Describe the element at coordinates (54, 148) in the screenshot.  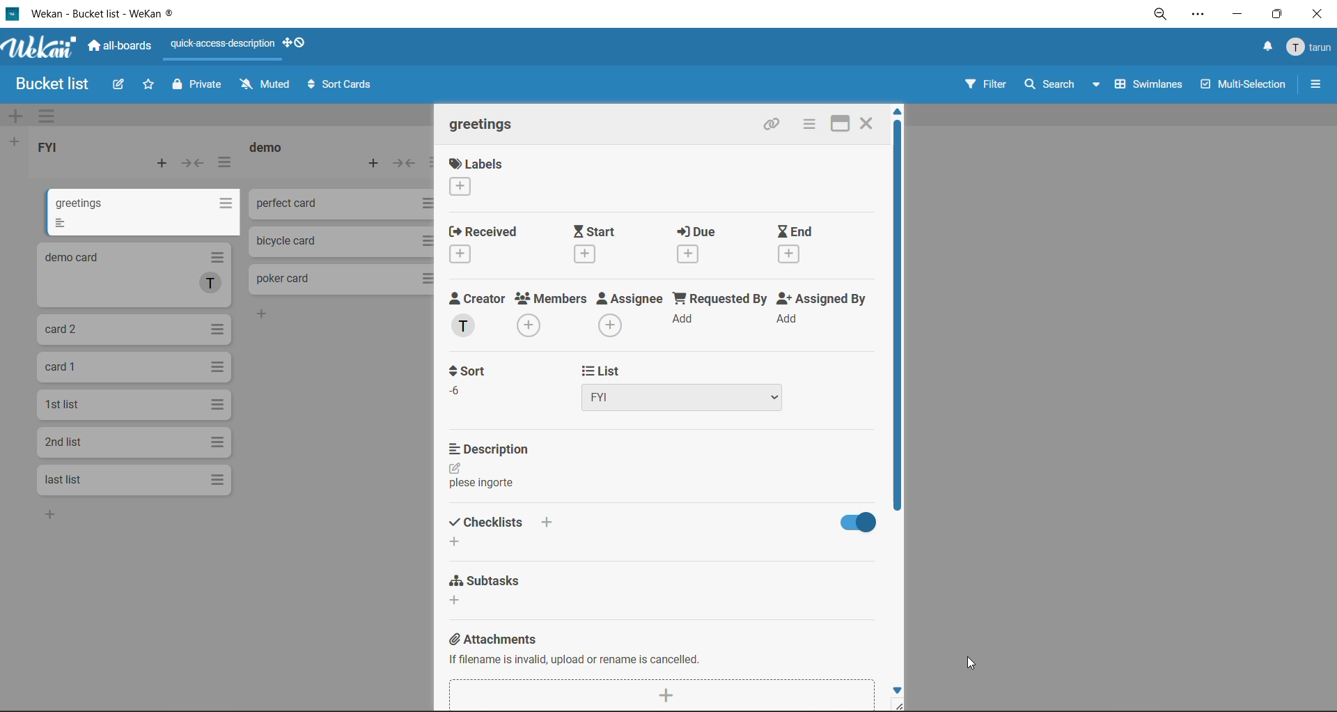
I see `list title` at that location.